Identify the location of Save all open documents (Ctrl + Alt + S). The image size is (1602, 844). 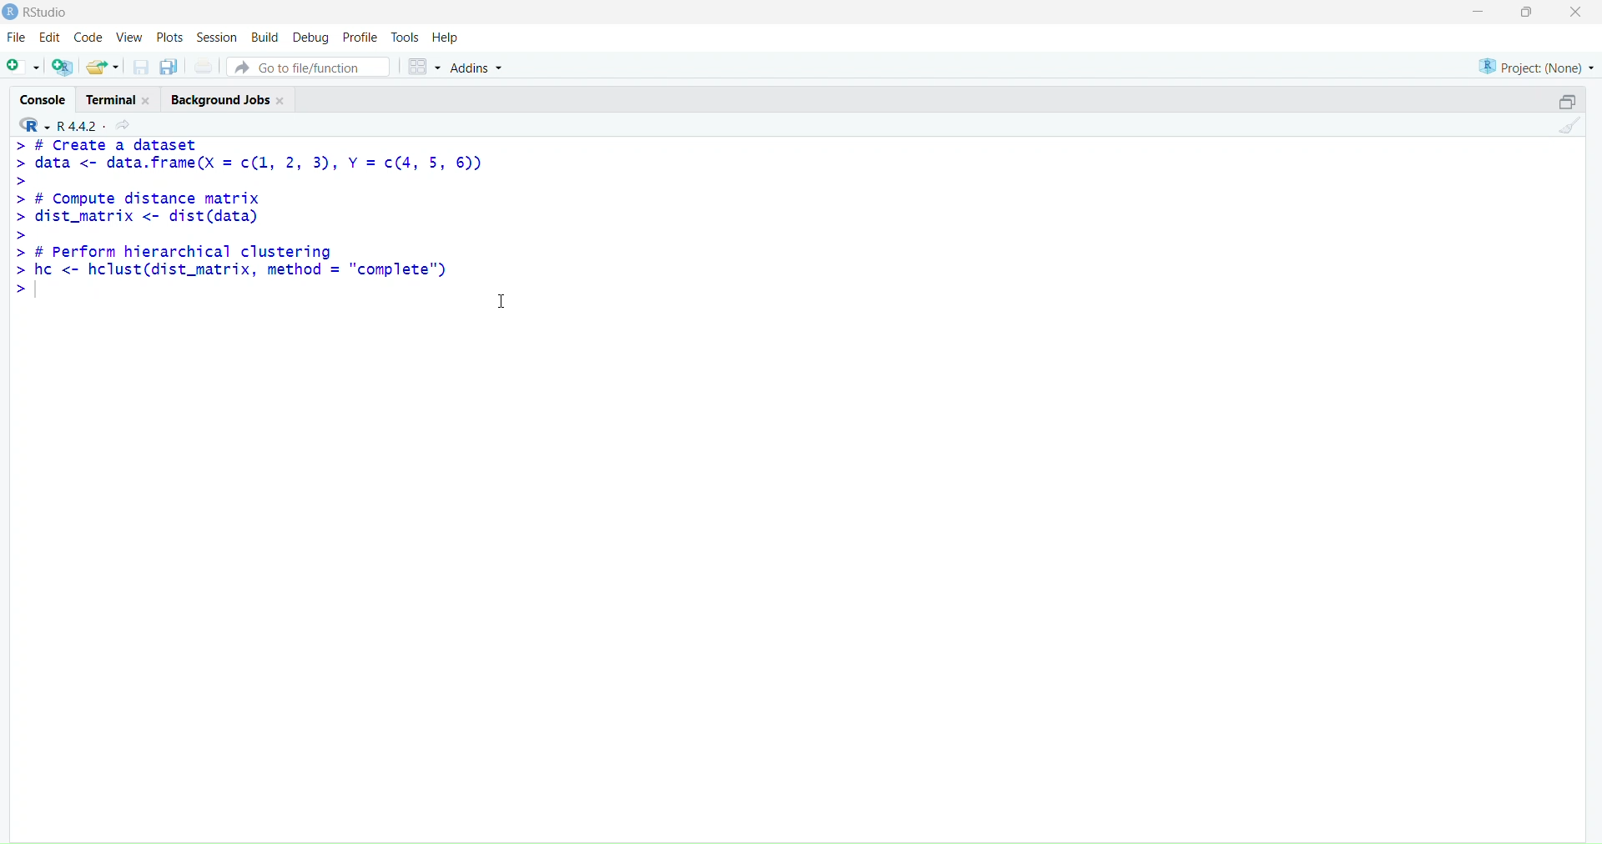
(171, 64).